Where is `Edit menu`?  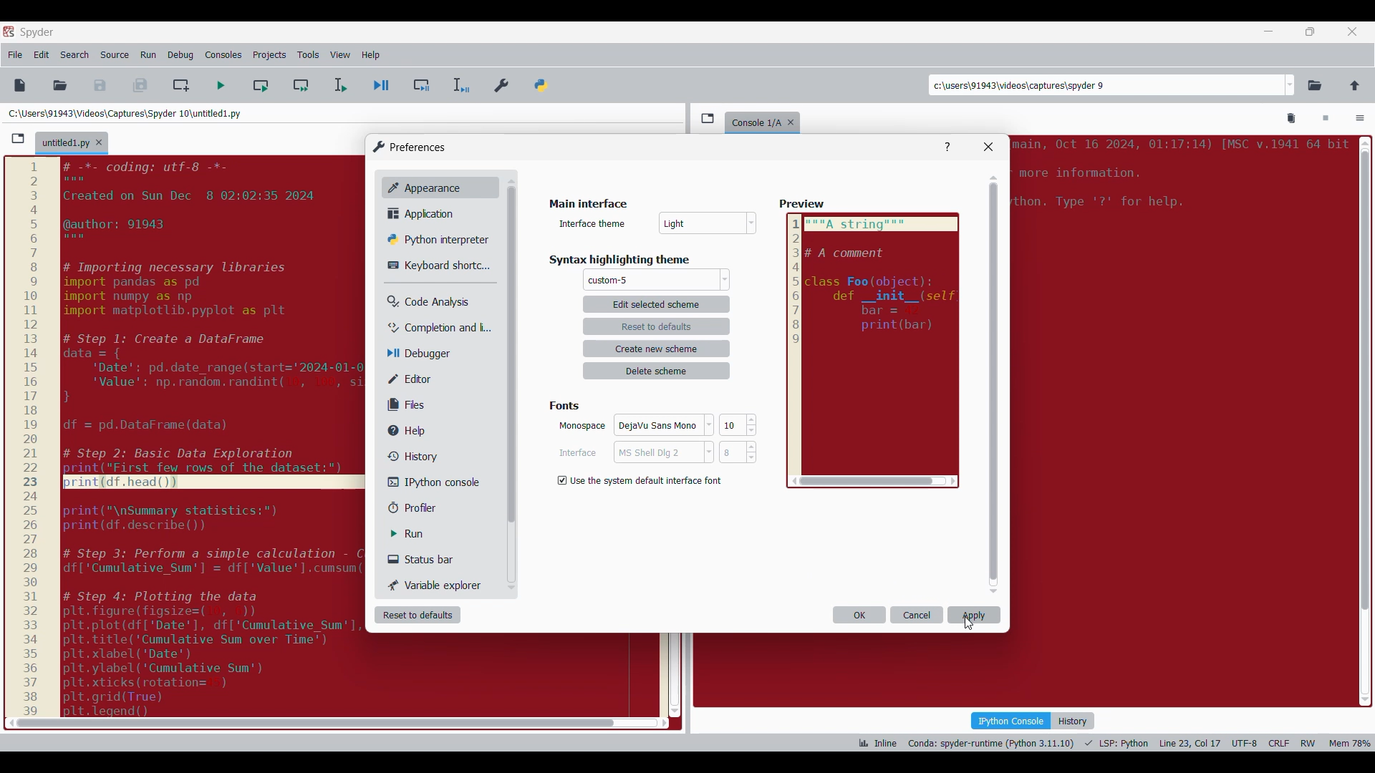 Edit menu is located at coordinates (42, 55).